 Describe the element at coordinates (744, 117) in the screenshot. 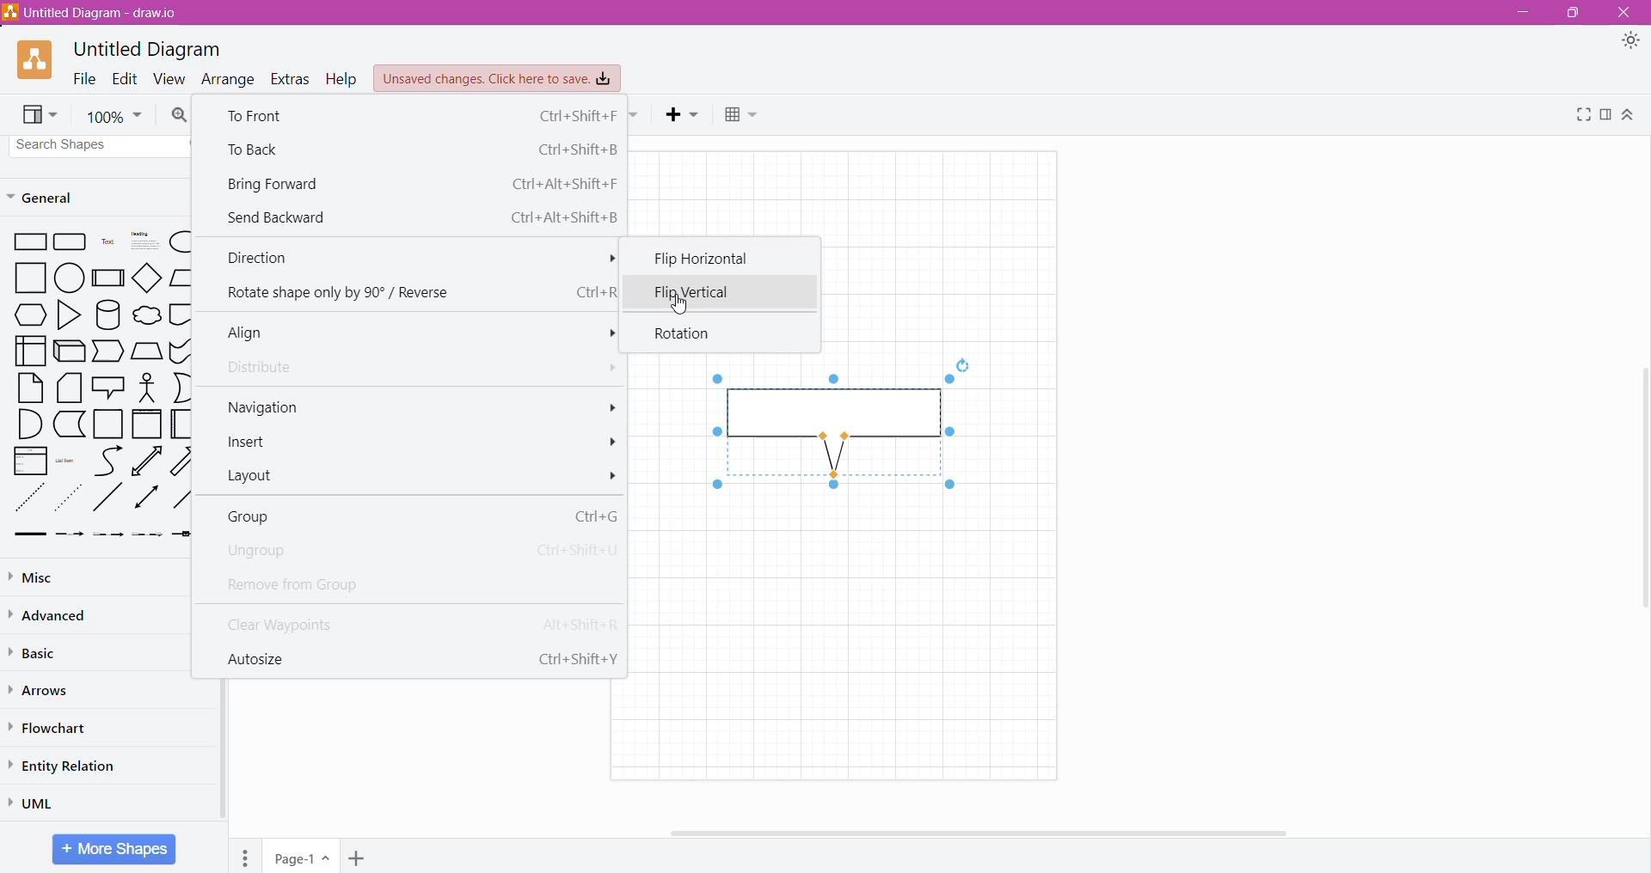

I see `Table` at that location.